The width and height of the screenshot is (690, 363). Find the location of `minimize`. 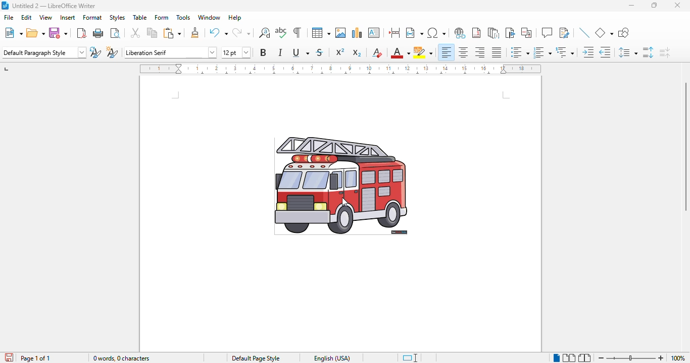

minimize is located at coordinates (632, 5).